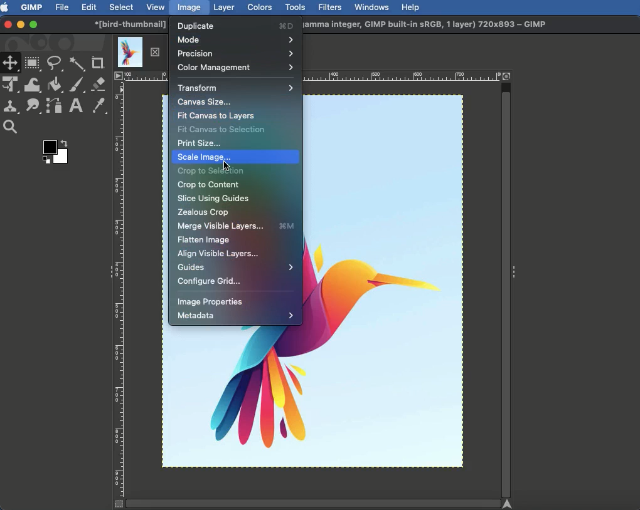 The height and width of the screenshot is (510, 640). What do you see at coordinates (98, 63) in the screenshot?
I see `Crop` at bounding box center [98, 63].